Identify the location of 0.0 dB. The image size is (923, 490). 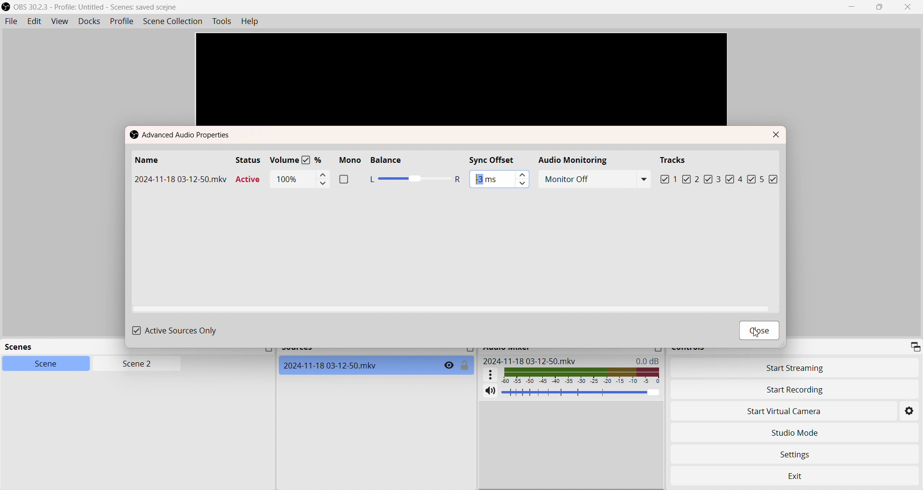
(649, 360).